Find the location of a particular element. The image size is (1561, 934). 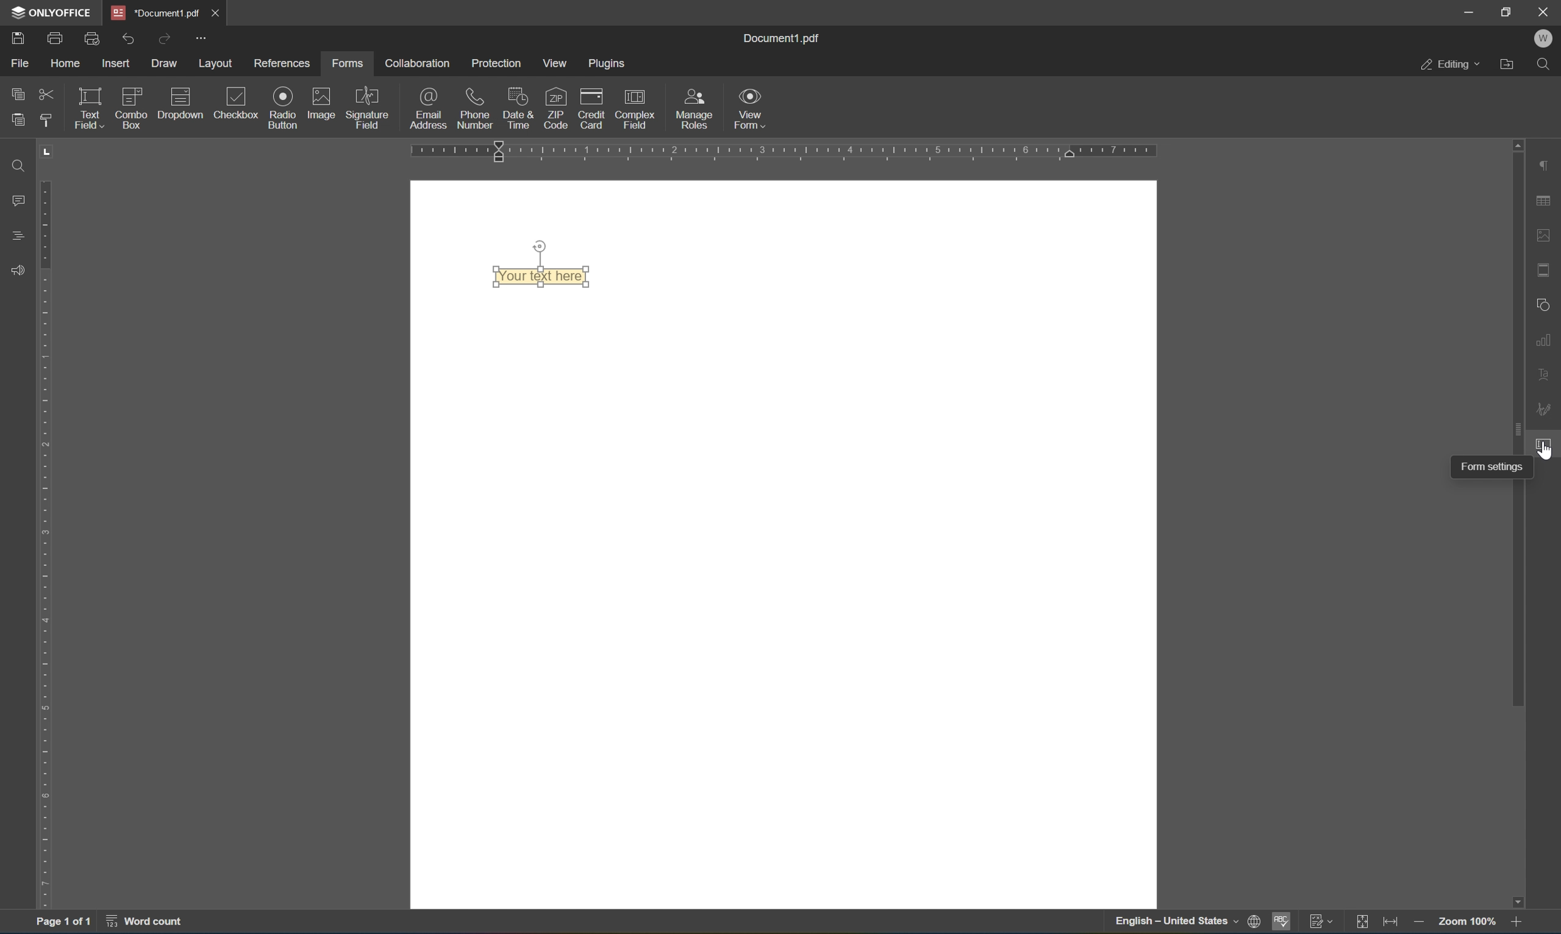

ZIP code is located at coordinates (555, 106).